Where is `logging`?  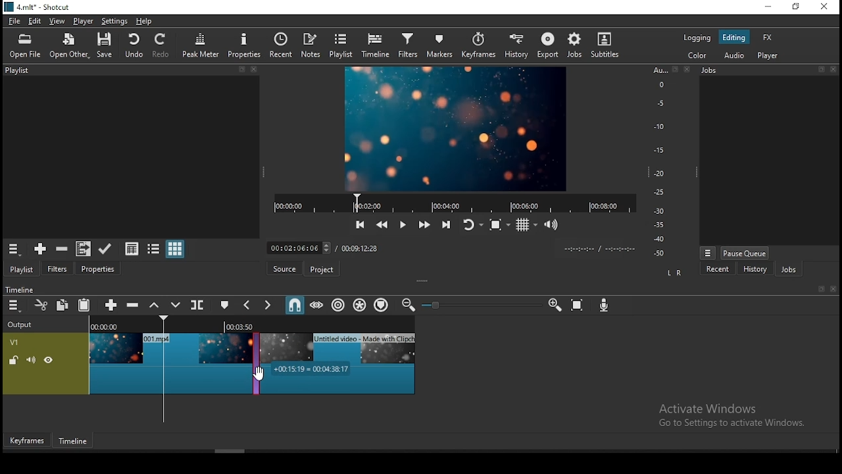 logging is located at coordinates (697, 38).